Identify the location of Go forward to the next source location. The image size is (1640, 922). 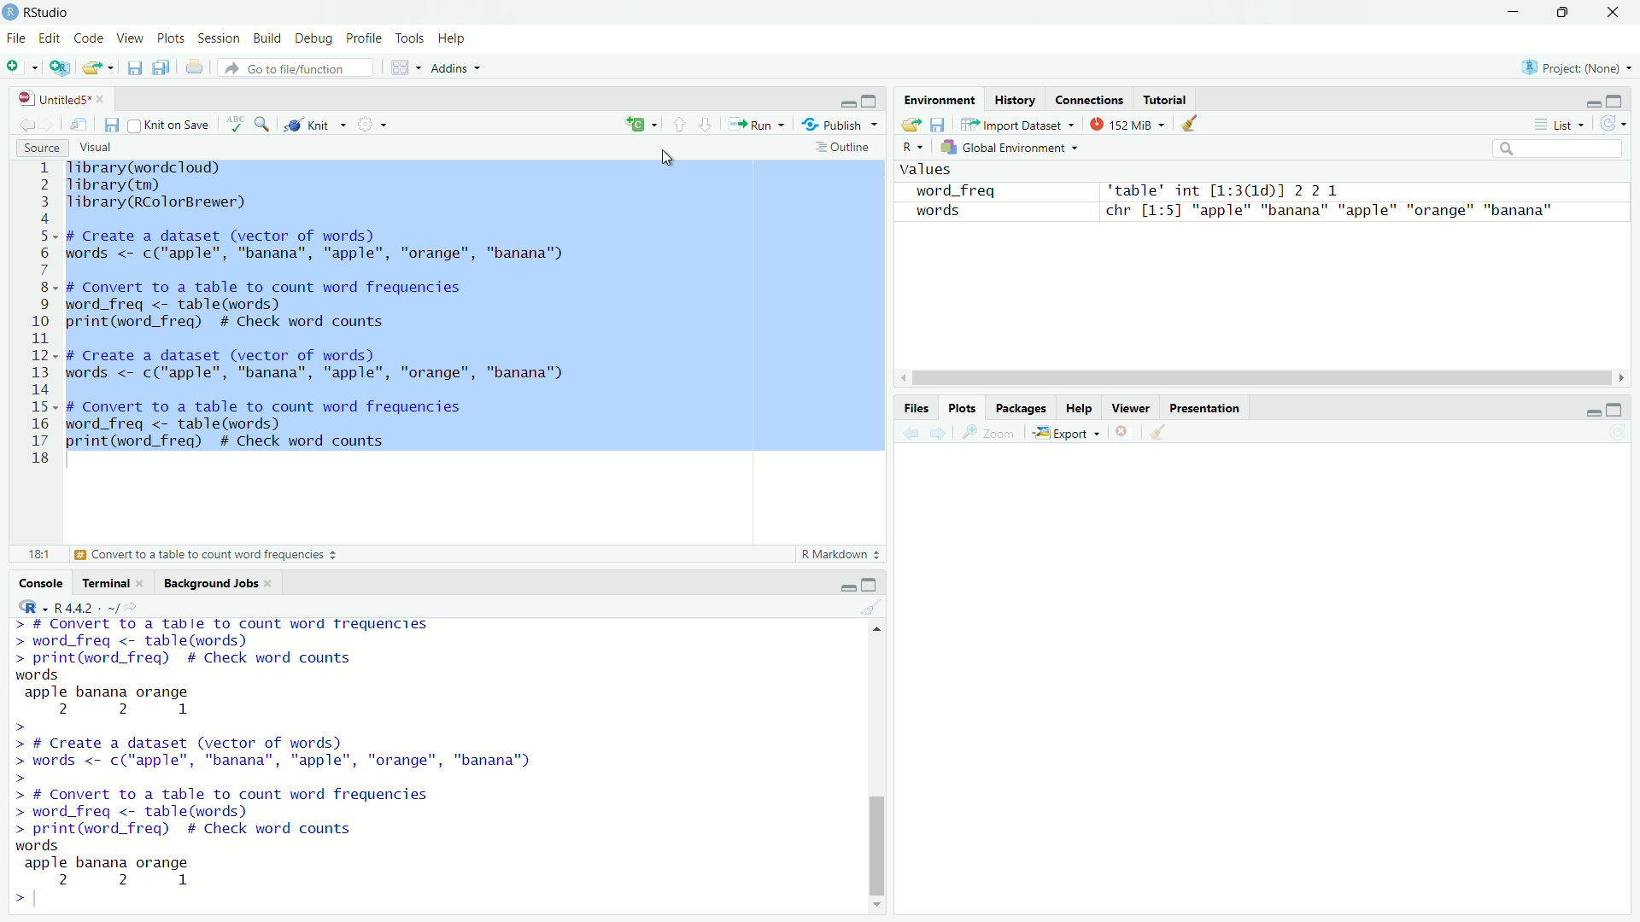
(51, 125).